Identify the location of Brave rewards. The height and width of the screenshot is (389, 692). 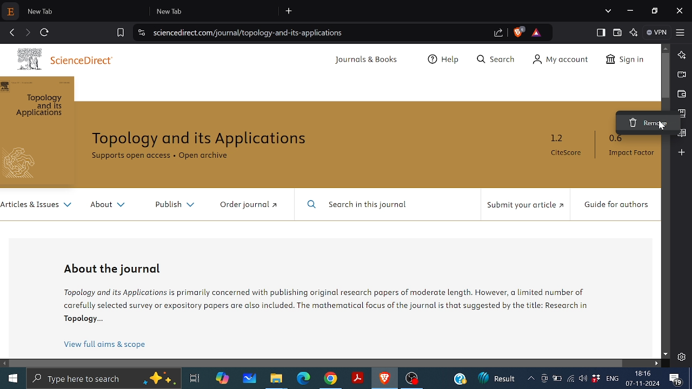
(536, 32).